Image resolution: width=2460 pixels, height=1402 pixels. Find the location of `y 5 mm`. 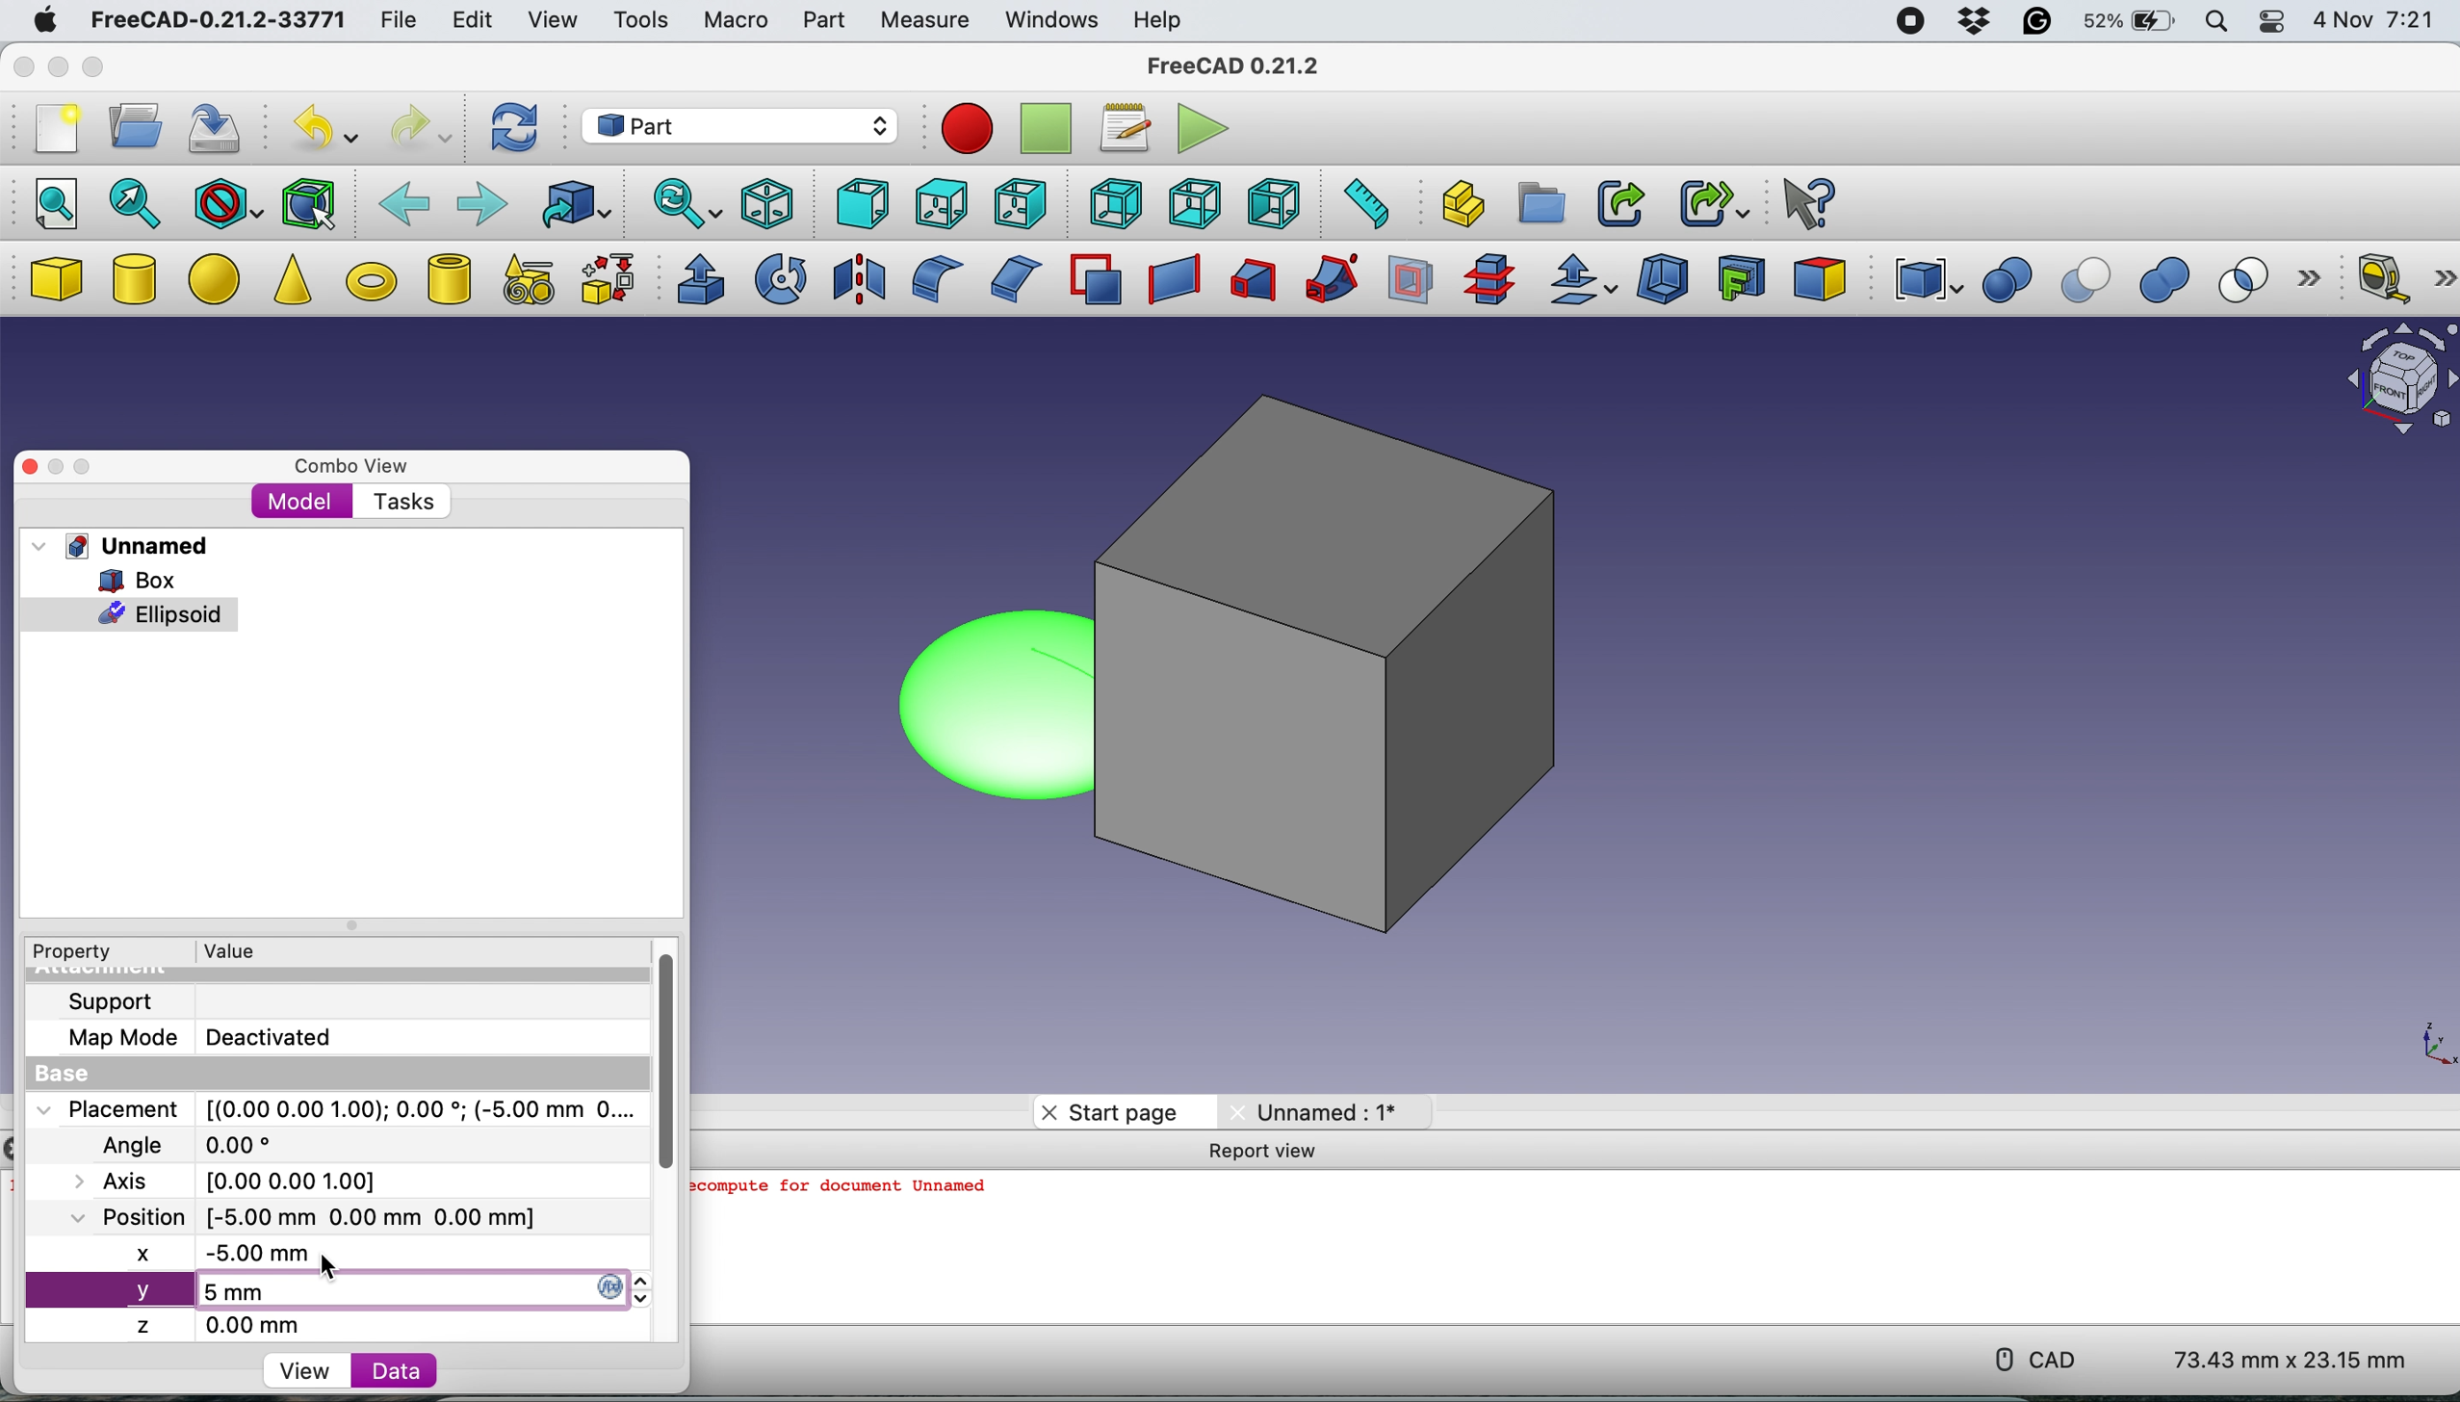

y 5 mm is located at coordinates (337, 1292).